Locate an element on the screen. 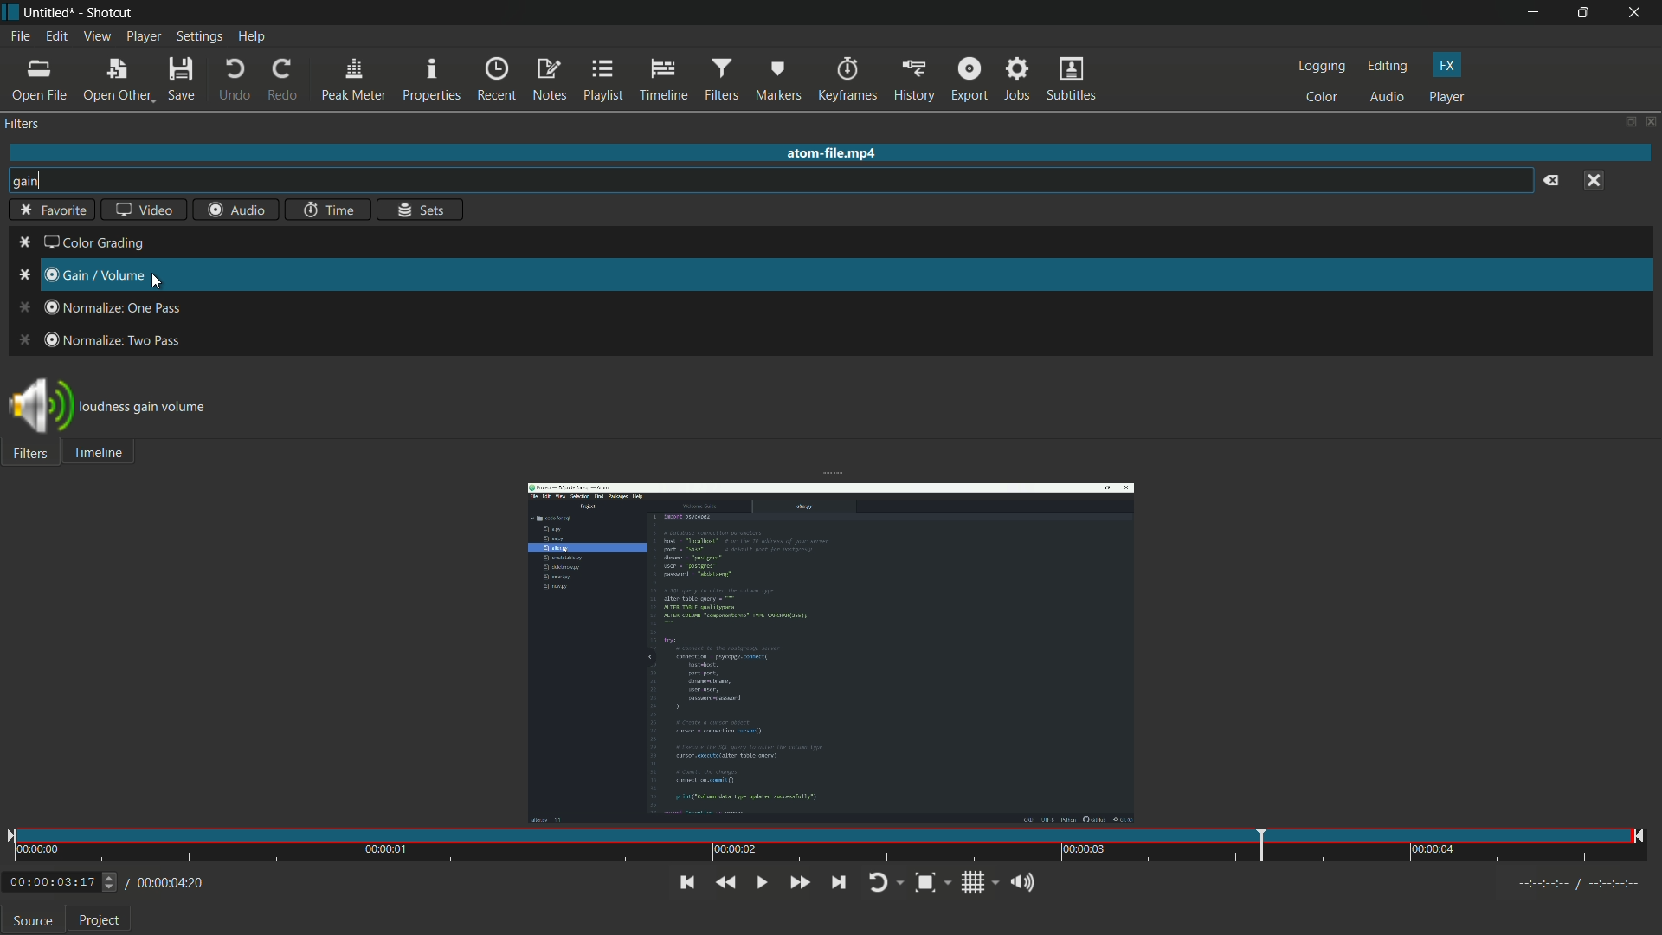  sets is located at coordinates (419, 209).